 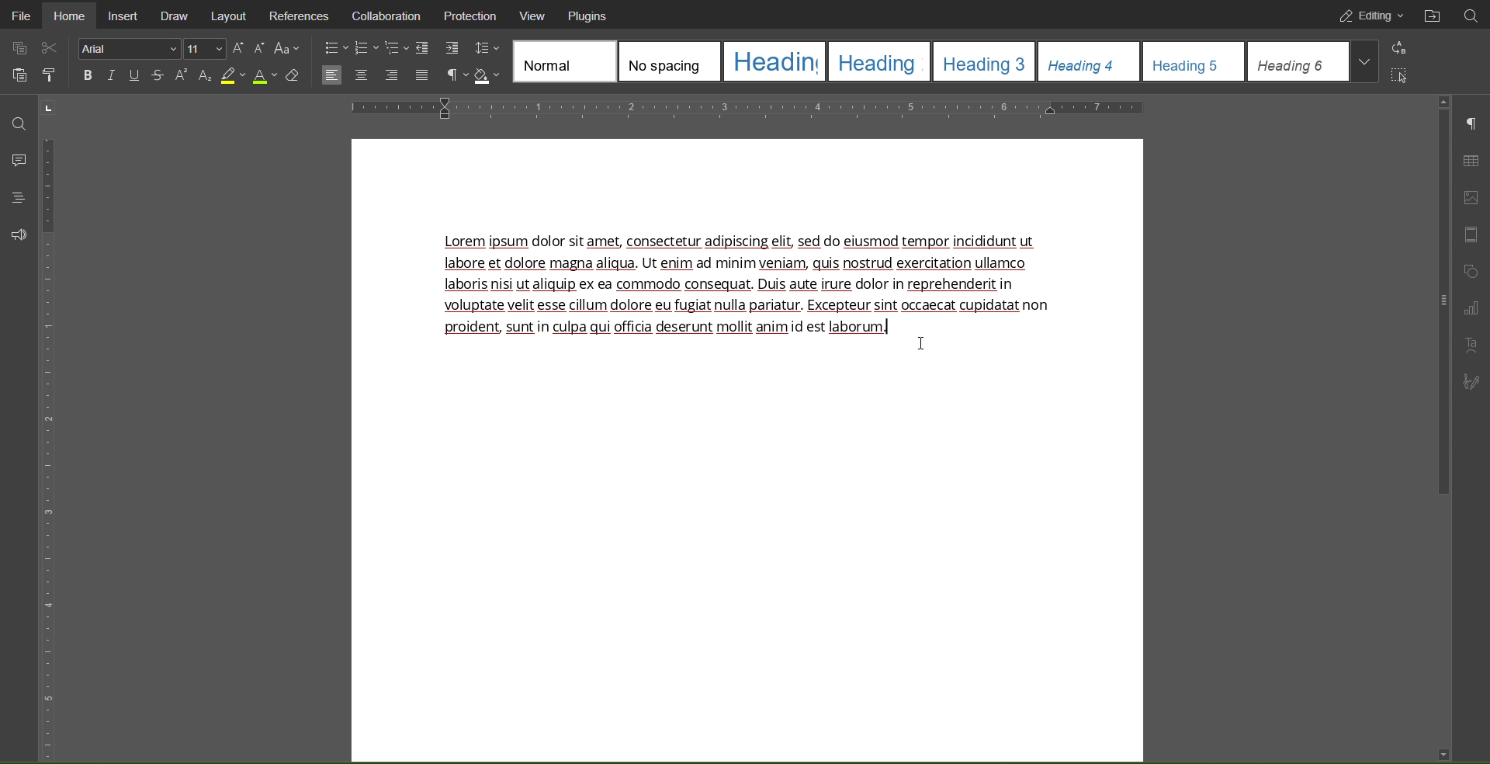 I want to click on Selection, so click(x=1399, y=73).